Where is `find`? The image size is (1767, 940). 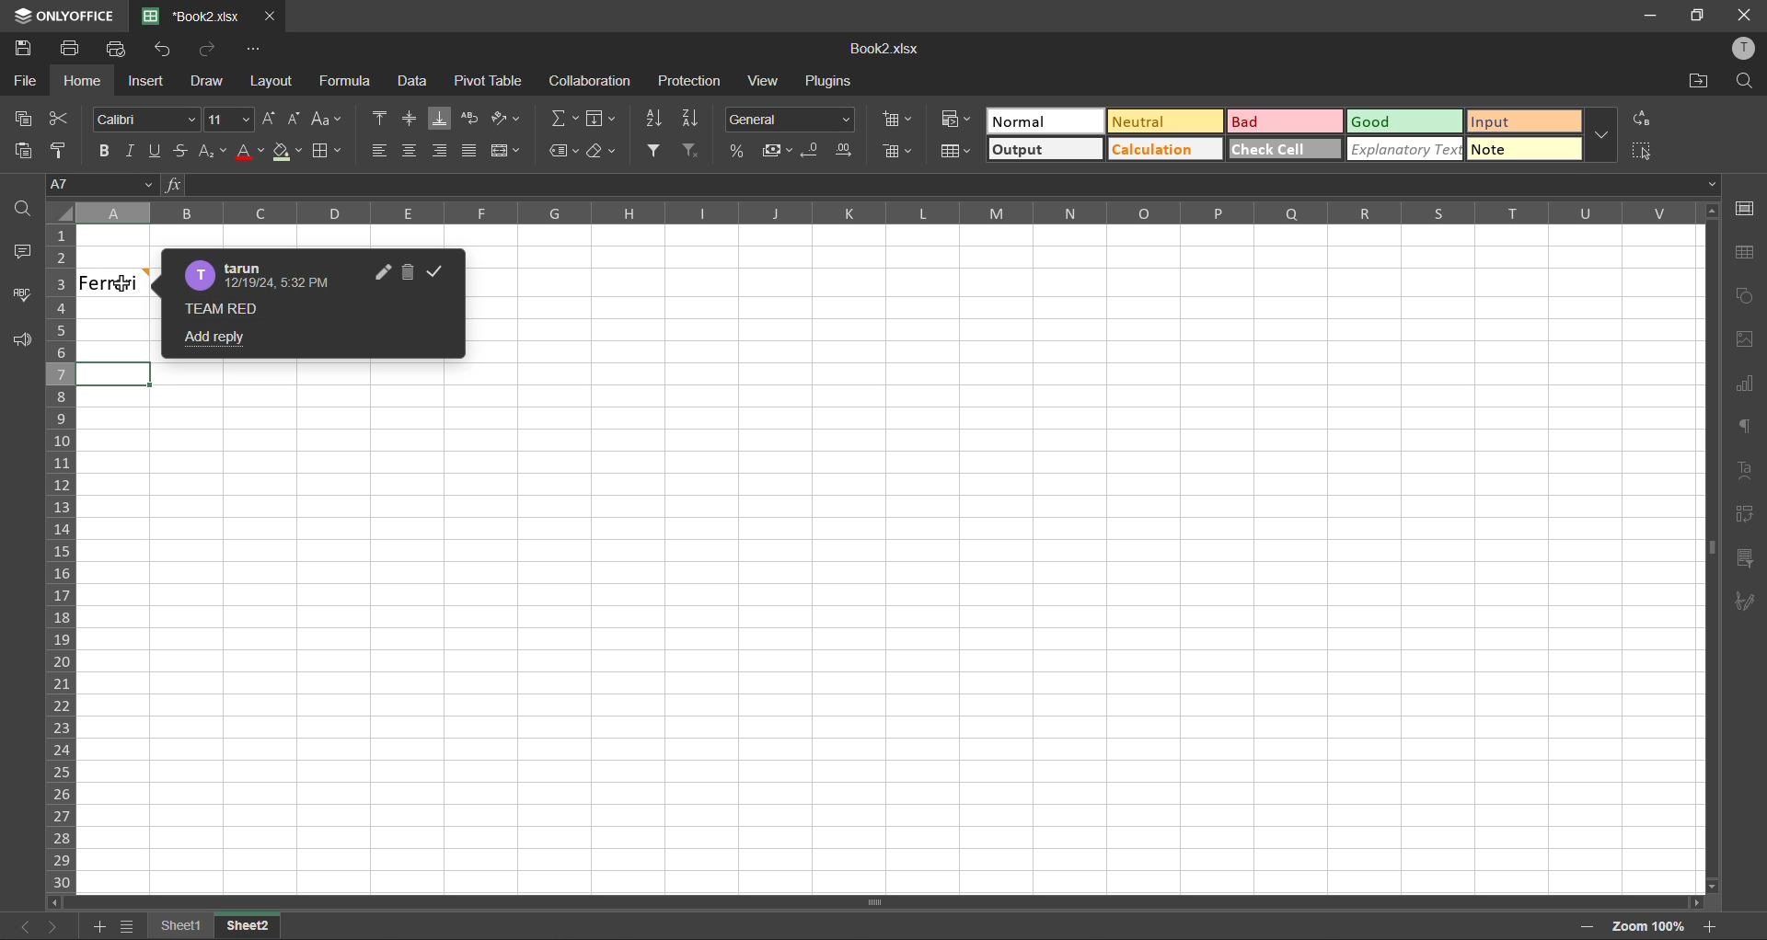
find is located at coordinates (24, 211).